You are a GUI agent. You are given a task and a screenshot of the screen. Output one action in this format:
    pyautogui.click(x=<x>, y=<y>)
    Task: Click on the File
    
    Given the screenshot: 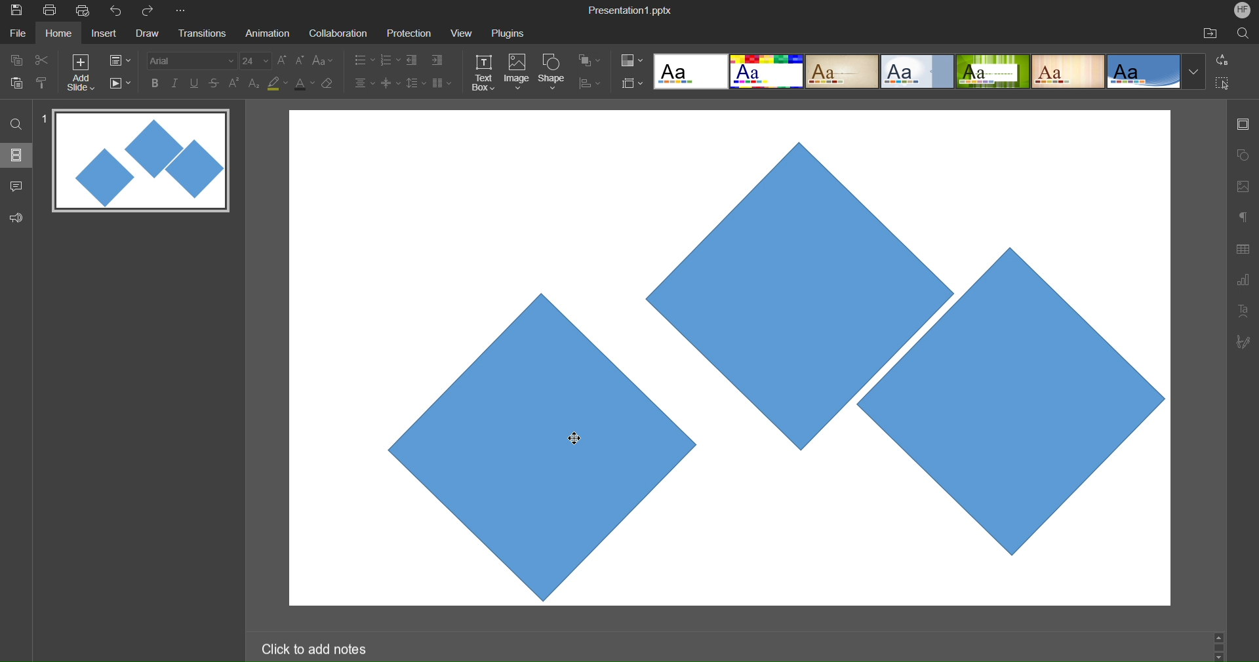 What is the action you would take?
    pyautogui.click(x=20, y=33)
    